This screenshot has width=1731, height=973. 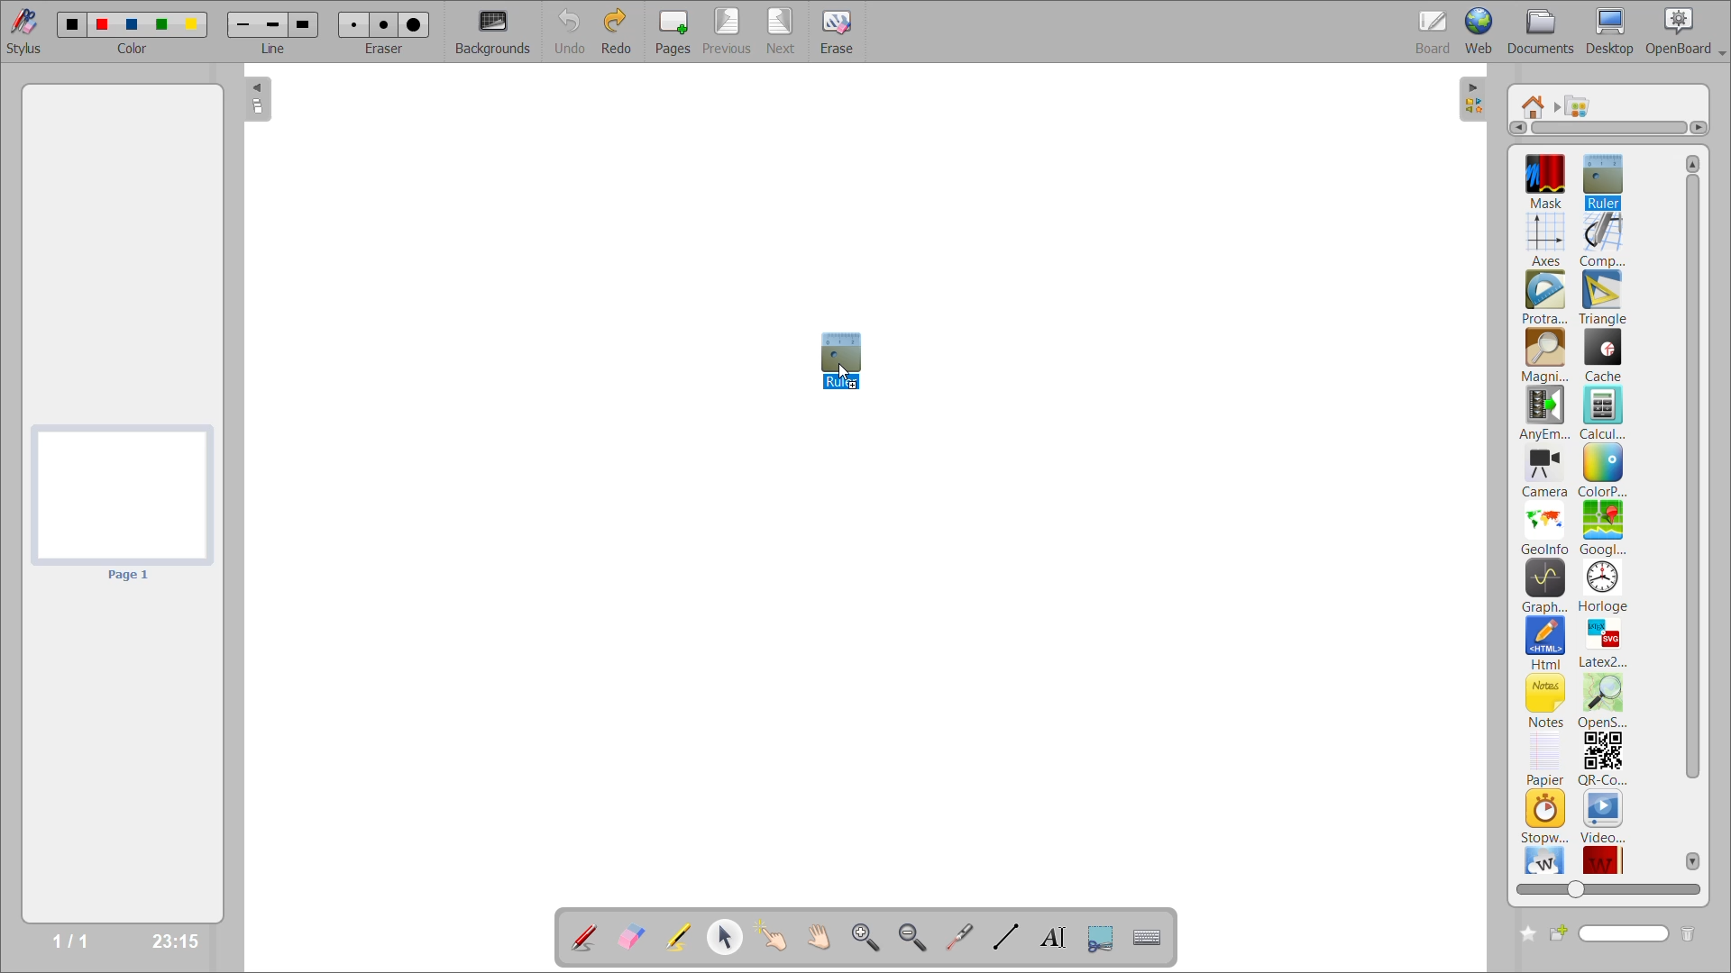 I want to click on previous, so click(x=728, y=30).